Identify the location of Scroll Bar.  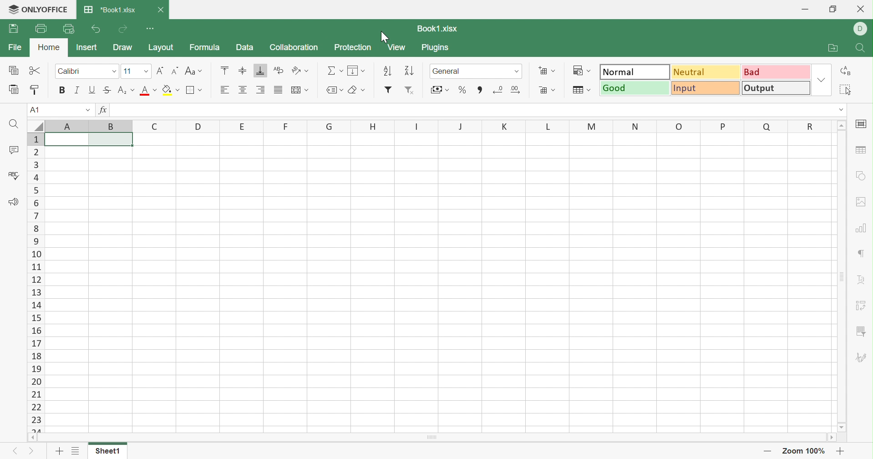
(842, 276).